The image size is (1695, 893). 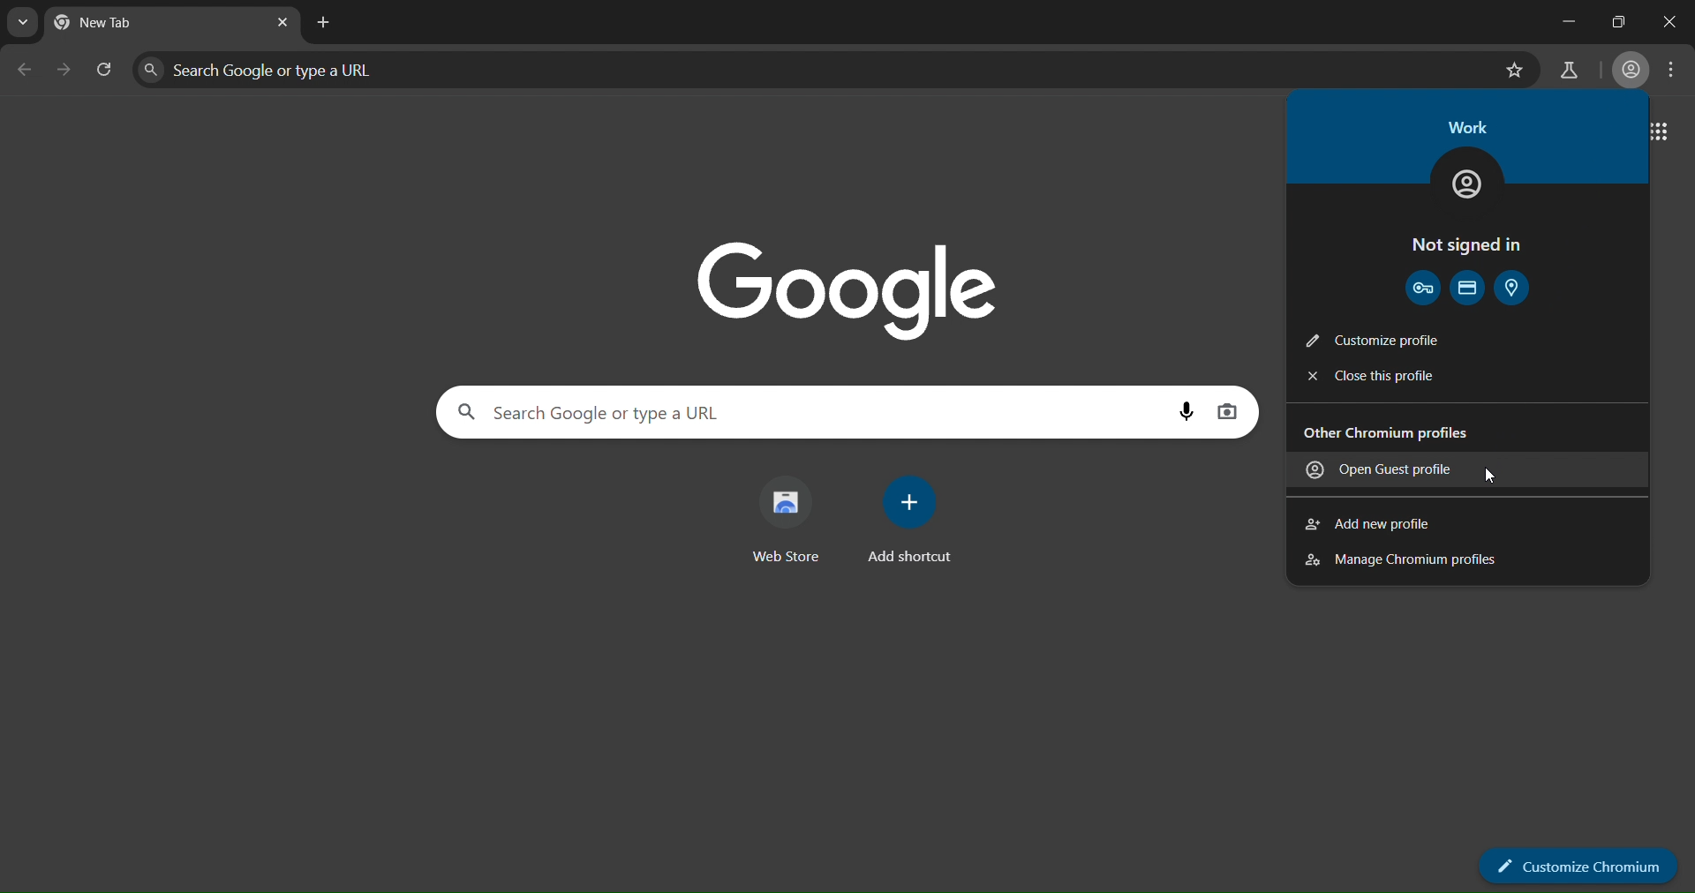 I want to click on not signed in, so click(x=1476, y=244).